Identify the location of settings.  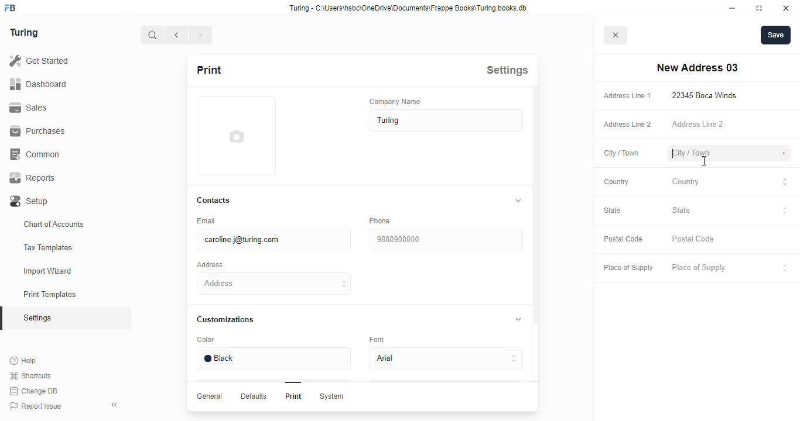
(507, 70).